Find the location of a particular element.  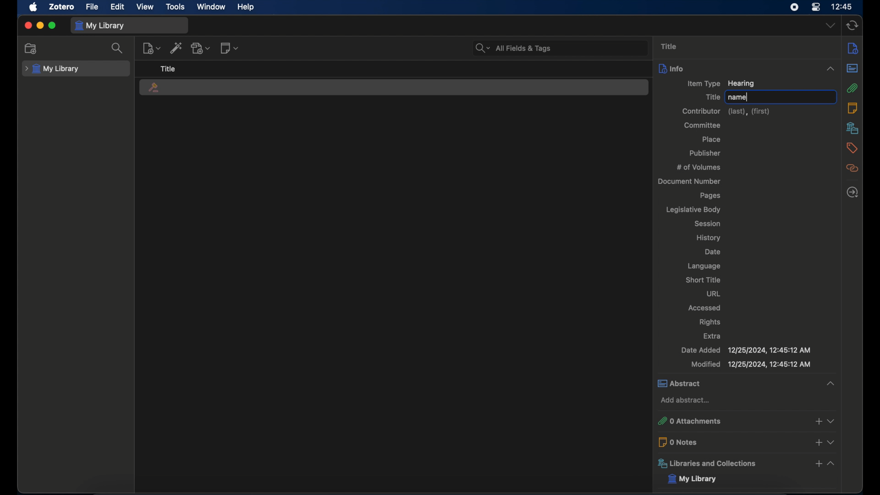

dropdown is located at coordinates (830, 25).